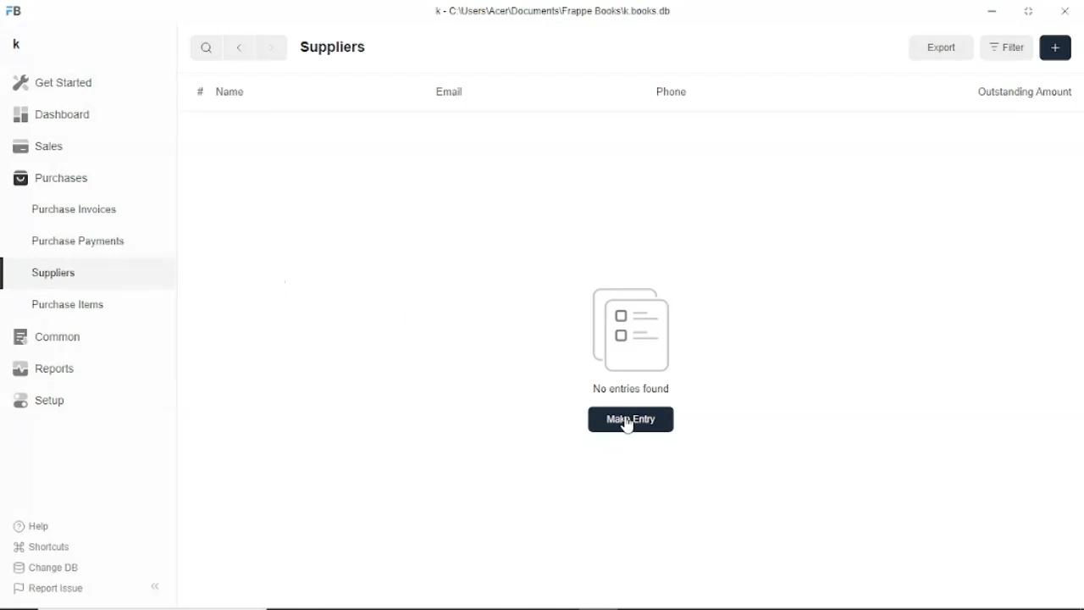  I want to click on Make entry, so click(632, 419).